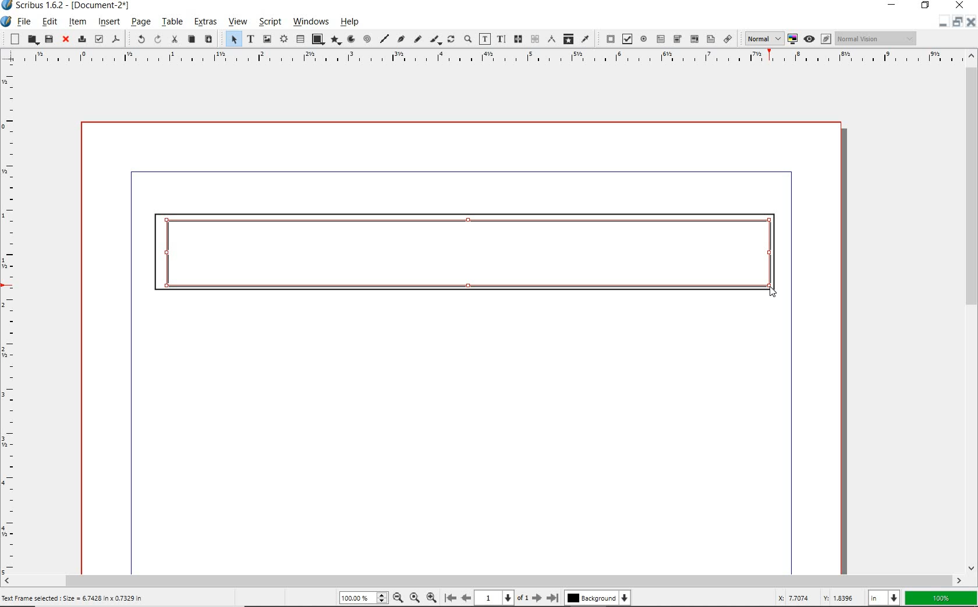 The height and width of the screenshot is (607, 978). Describe the element at coordinates (385, 38) in the screenshot. I see `line` at that location.